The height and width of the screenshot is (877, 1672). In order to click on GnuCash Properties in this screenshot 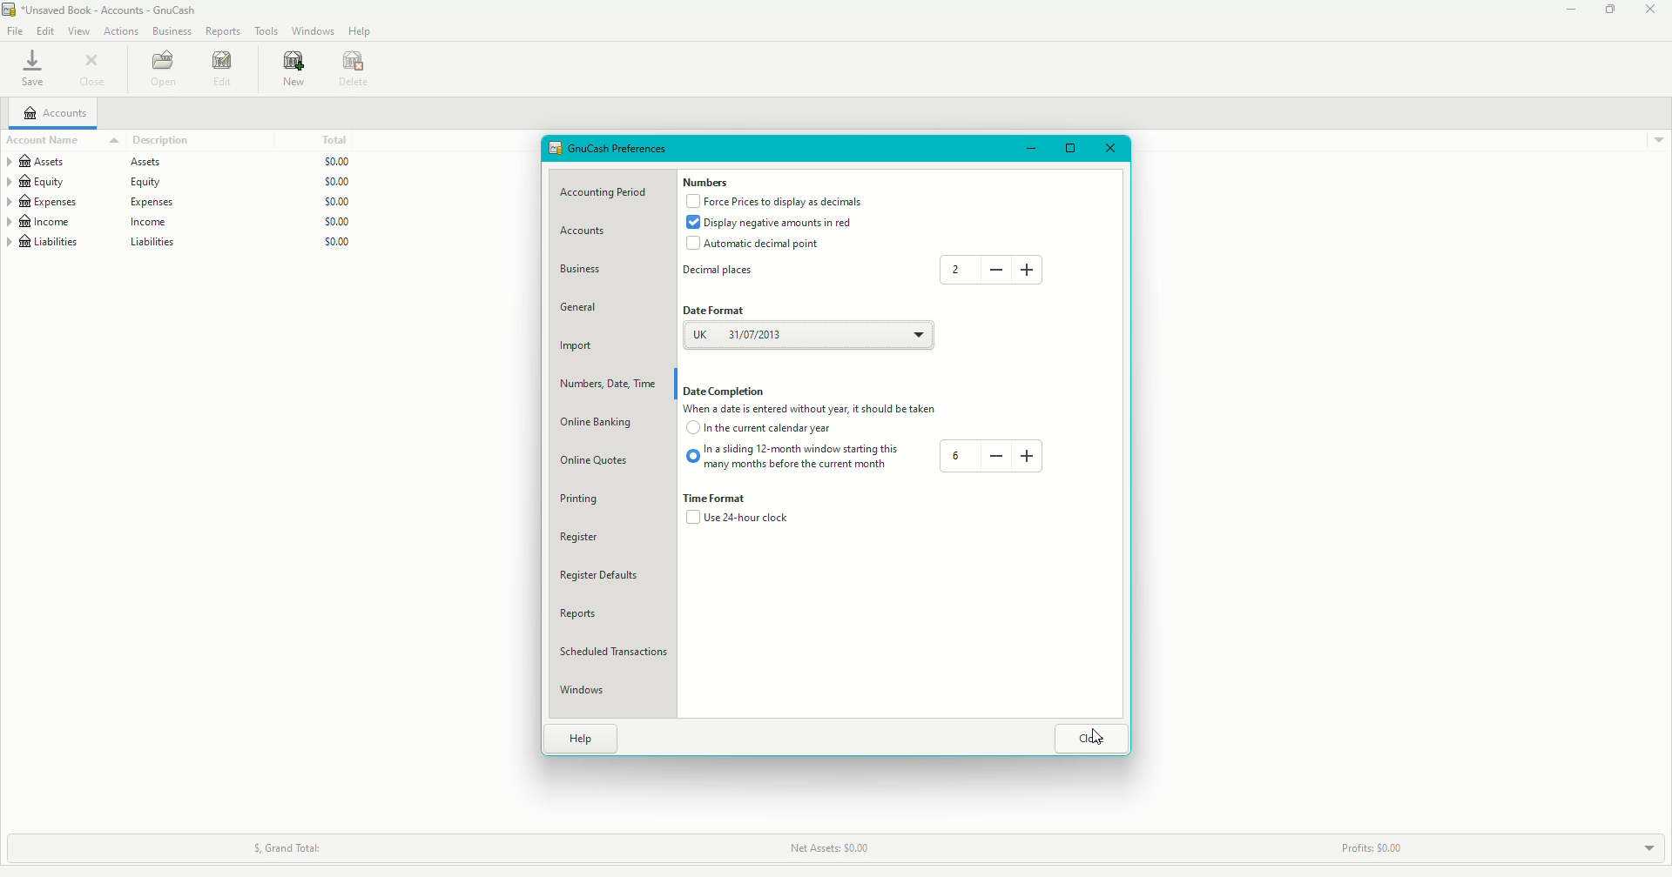, I will do `click(618, 150)`.